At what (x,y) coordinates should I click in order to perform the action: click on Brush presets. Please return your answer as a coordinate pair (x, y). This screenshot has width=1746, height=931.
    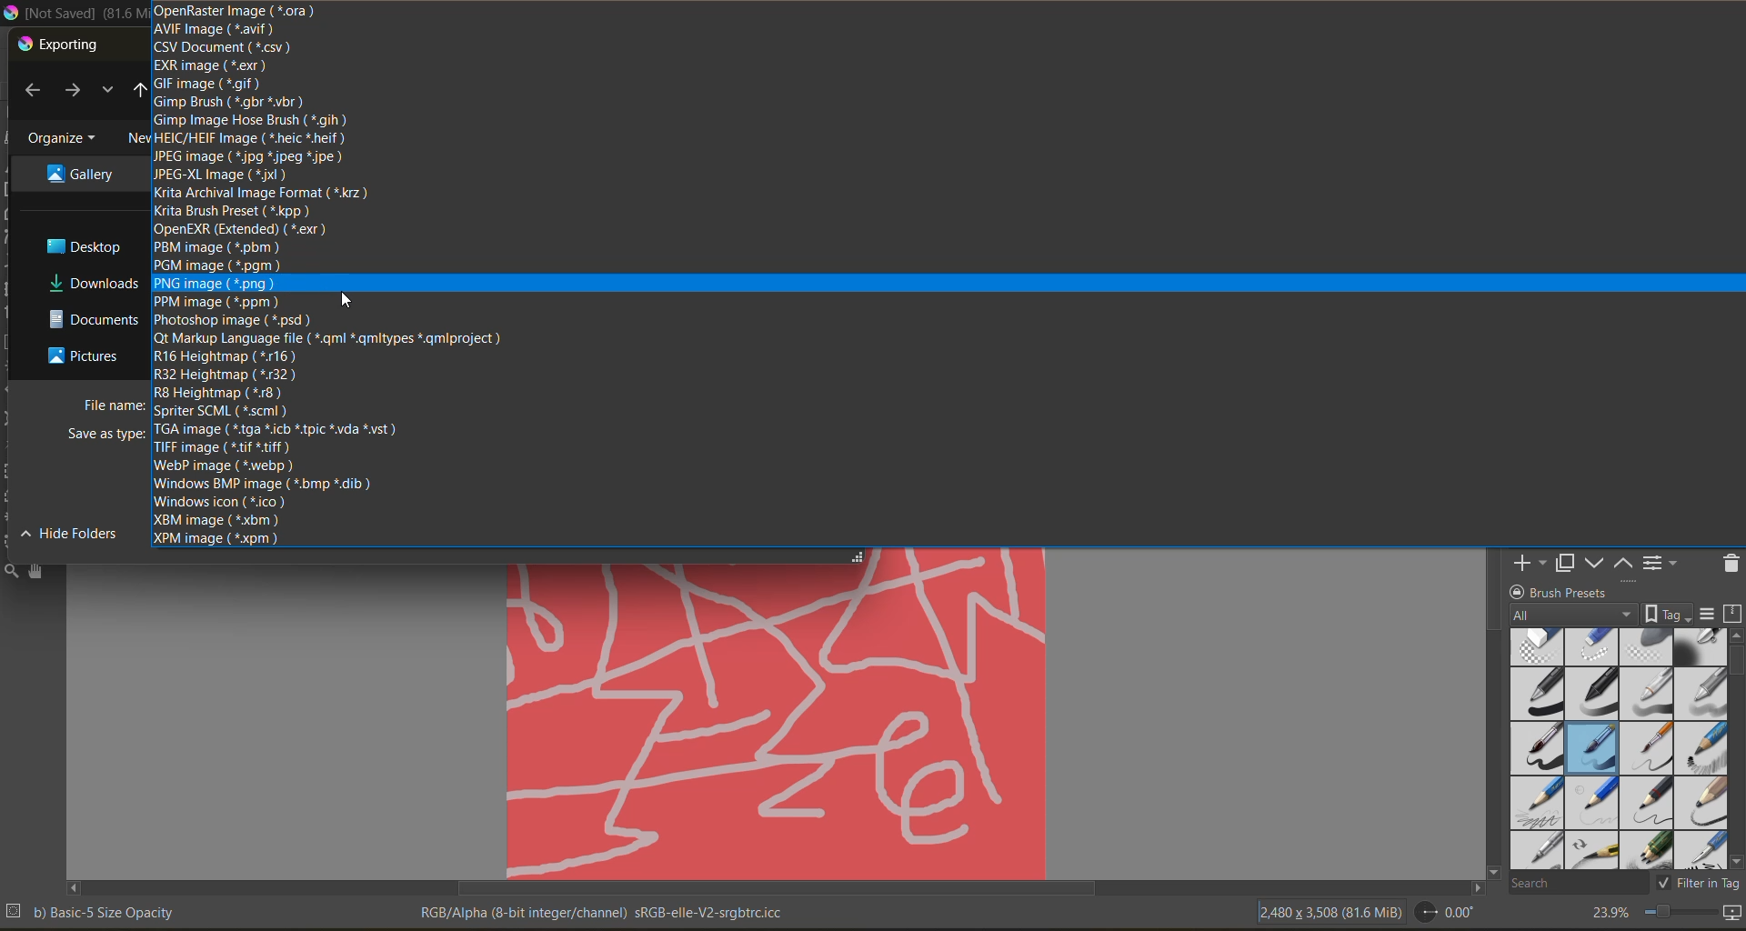
    Looking at the image, I should click on (1577, 590).